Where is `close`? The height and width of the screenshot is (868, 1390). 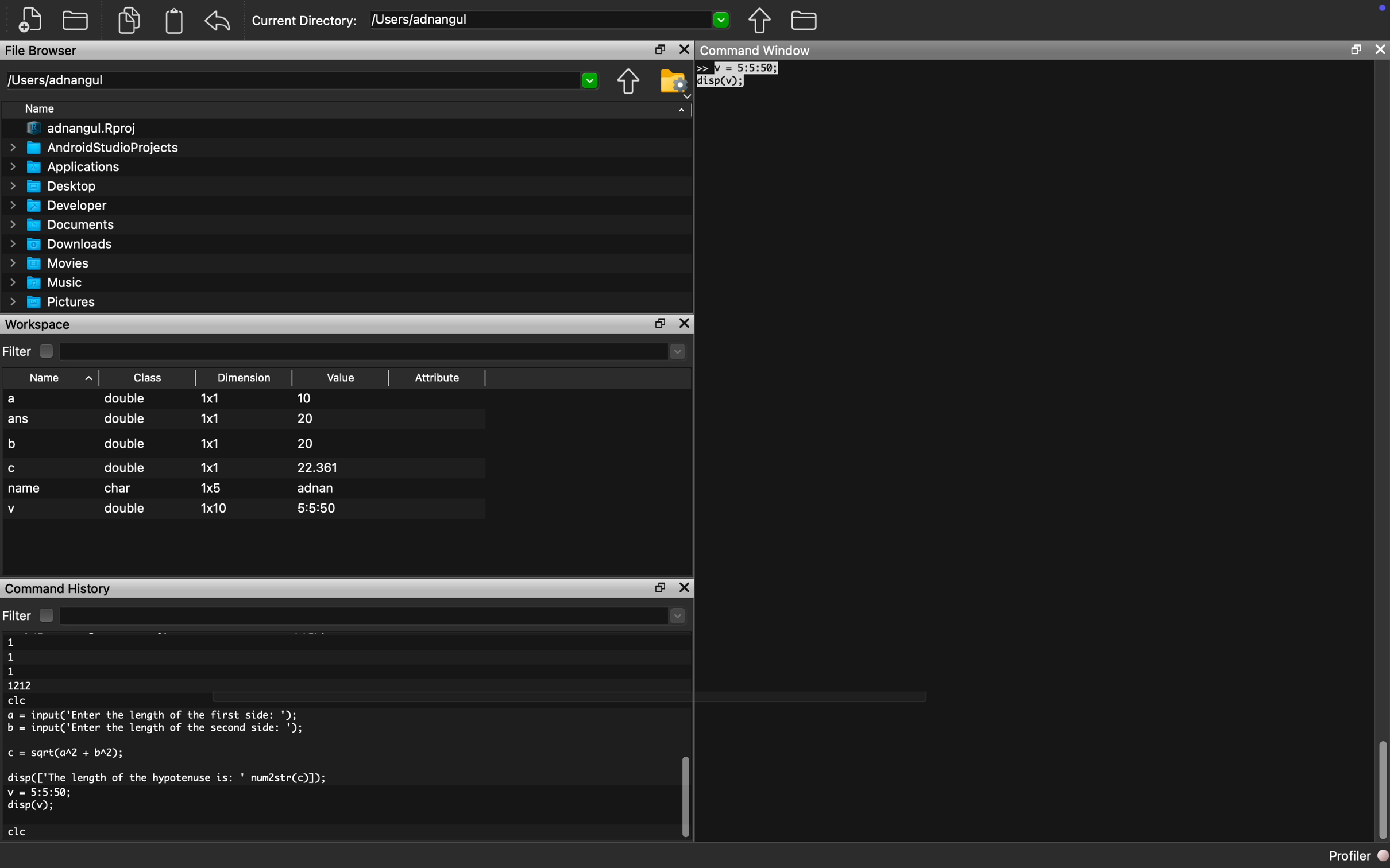 close is located at coordinates (1380, 49).